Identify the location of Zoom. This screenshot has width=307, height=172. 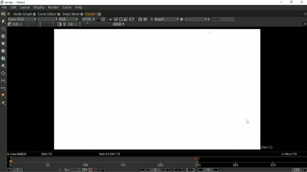
(88, 19).